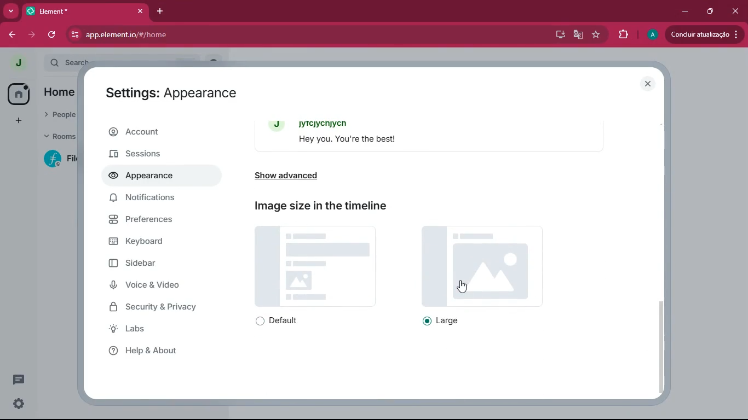 This screenshot has height=420, width=748. Describe the element at coordinates (155, 153) in the screenshot. I see `sessions` at that location.